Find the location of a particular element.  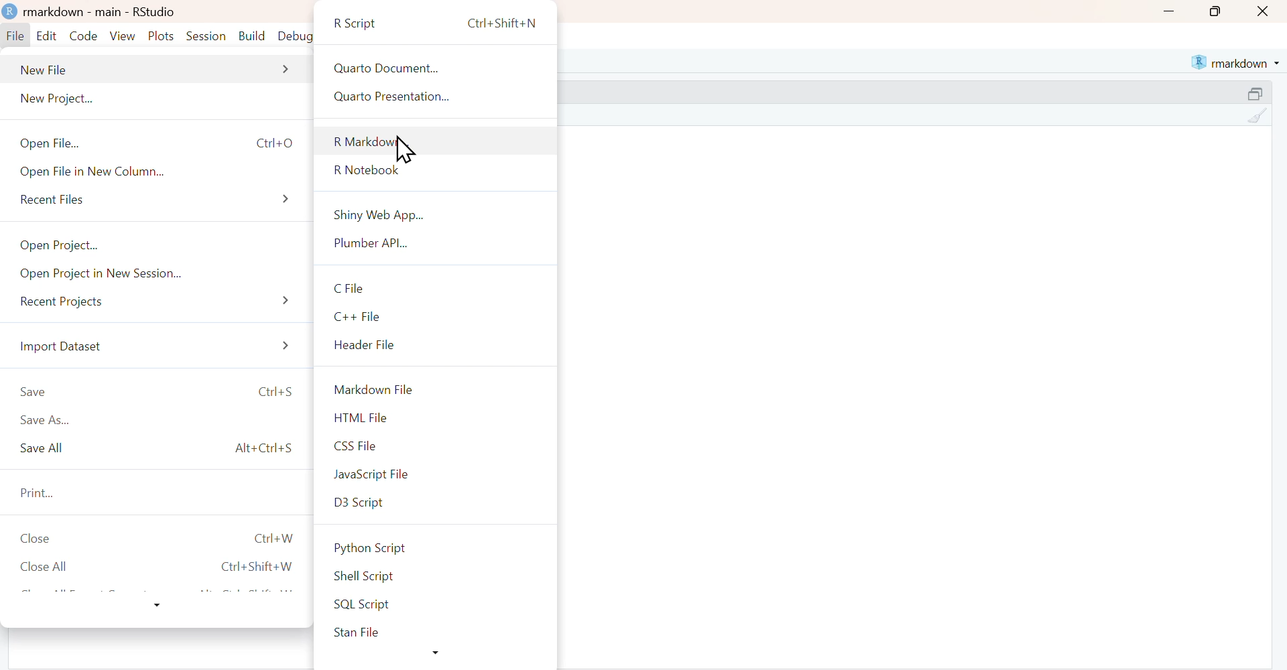

Close is located at coordinates (1264, 11).